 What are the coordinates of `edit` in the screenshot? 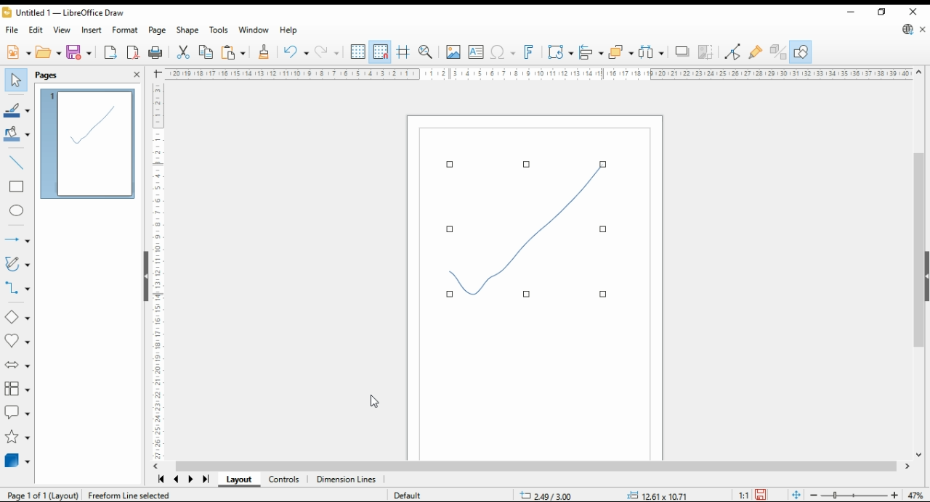 It's located at (36, 30).